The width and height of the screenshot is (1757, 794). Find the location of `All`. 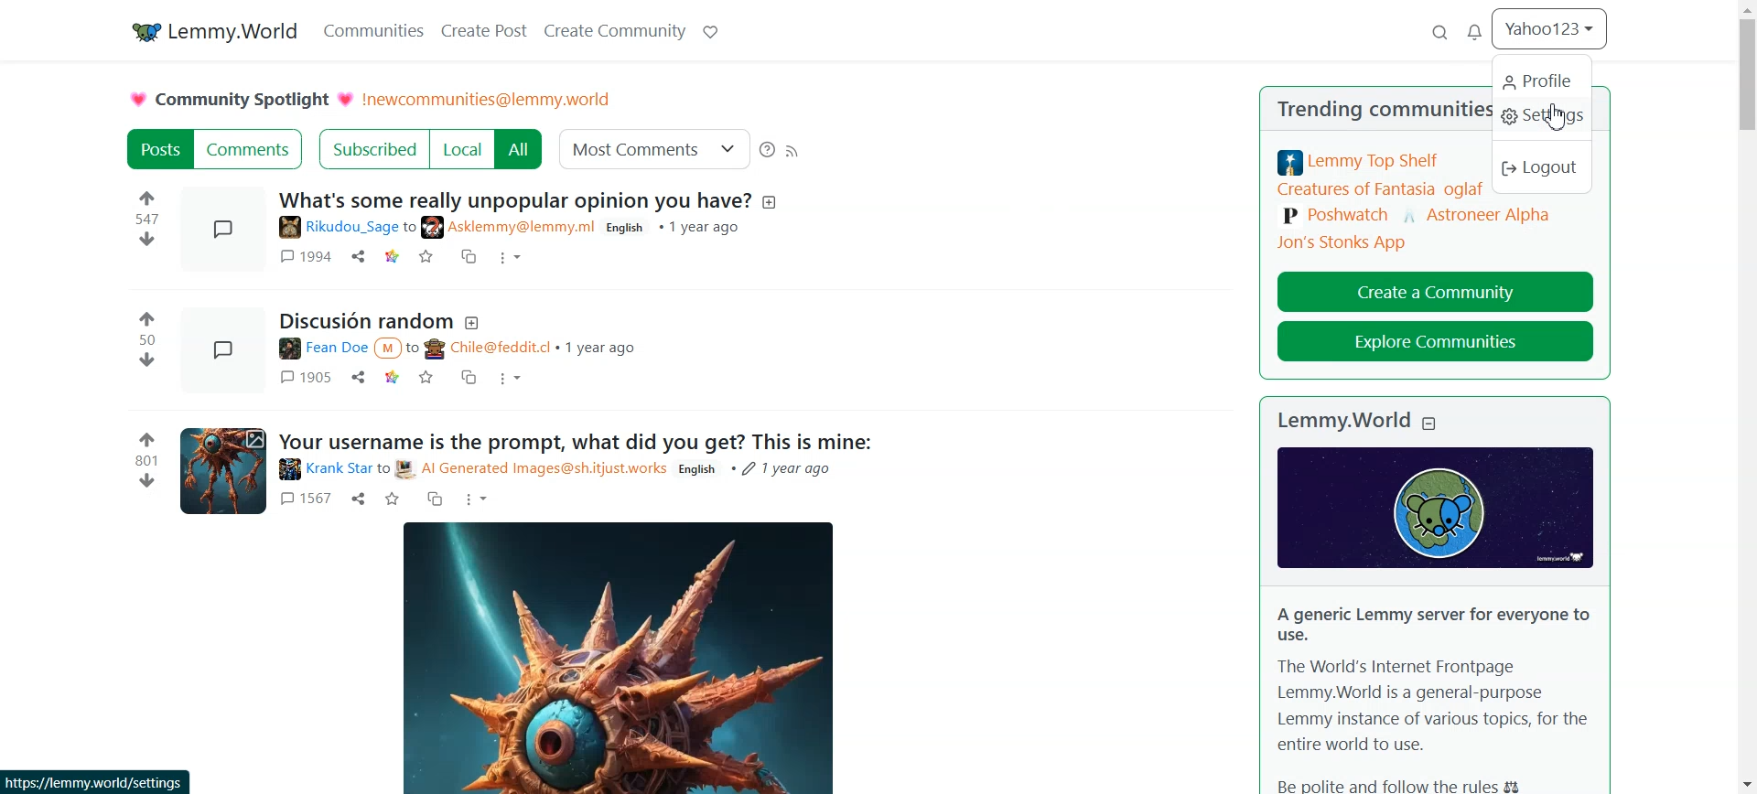

All is located at coordinates (520, 149).